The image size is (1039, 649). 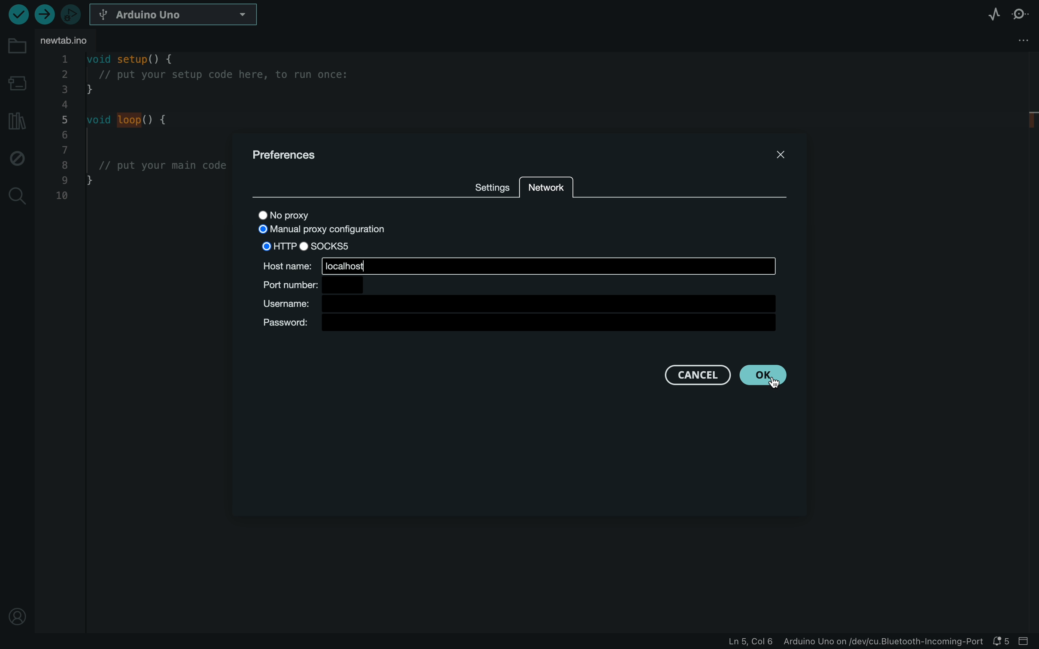 What do you see at coordinates (779, 378) in the screenshot?
I see `cursor` at bounding box center [779, 378].